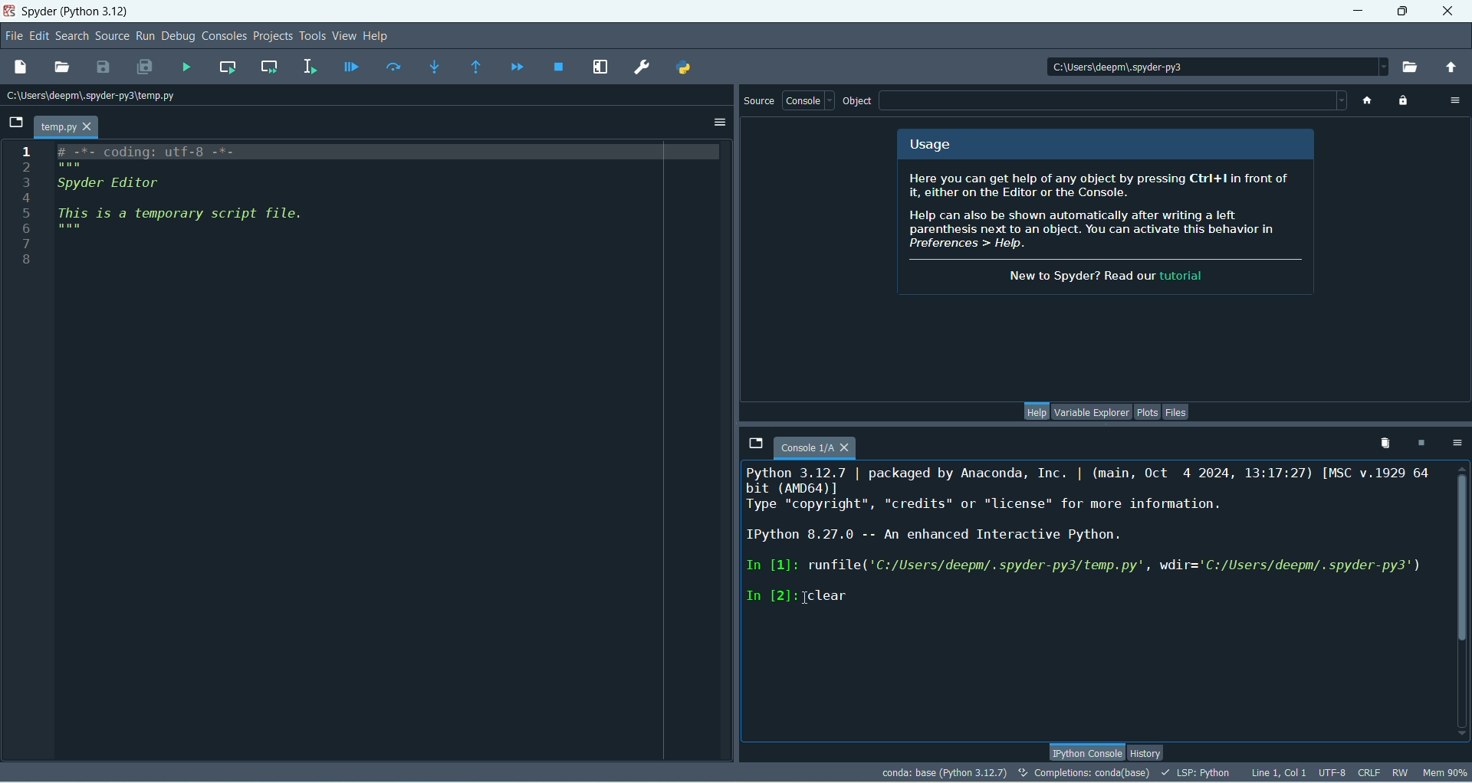  Describe the element at coordinates (683, 68) in the screenshot. I see `Pythonpath manager` at that location.